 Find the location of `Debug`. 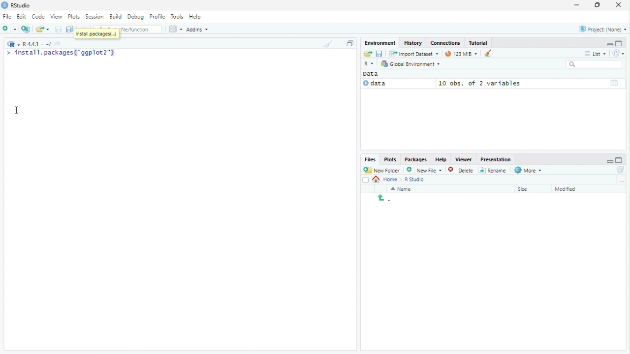

Debug is located at coordinates (137, 17).